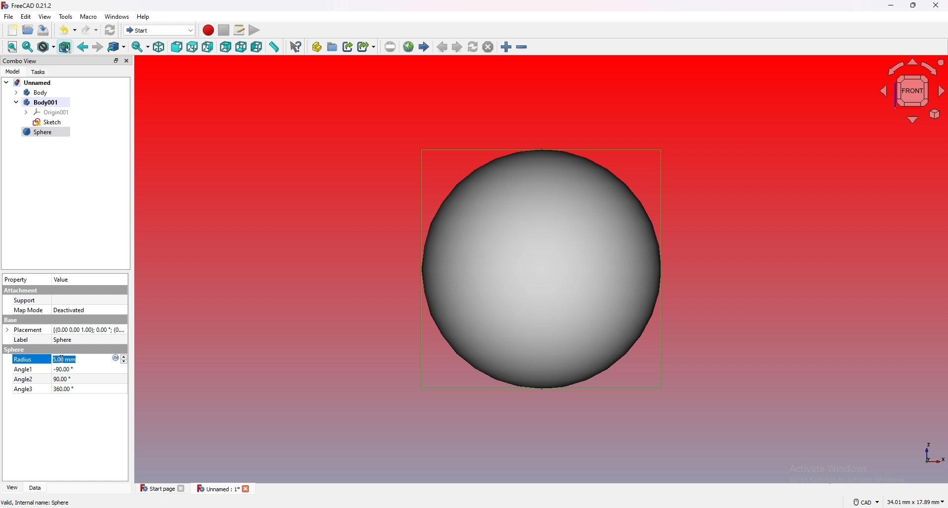 The width and height of the screenshot is (948, 508). I want to click on fit all, so click(12, 47).